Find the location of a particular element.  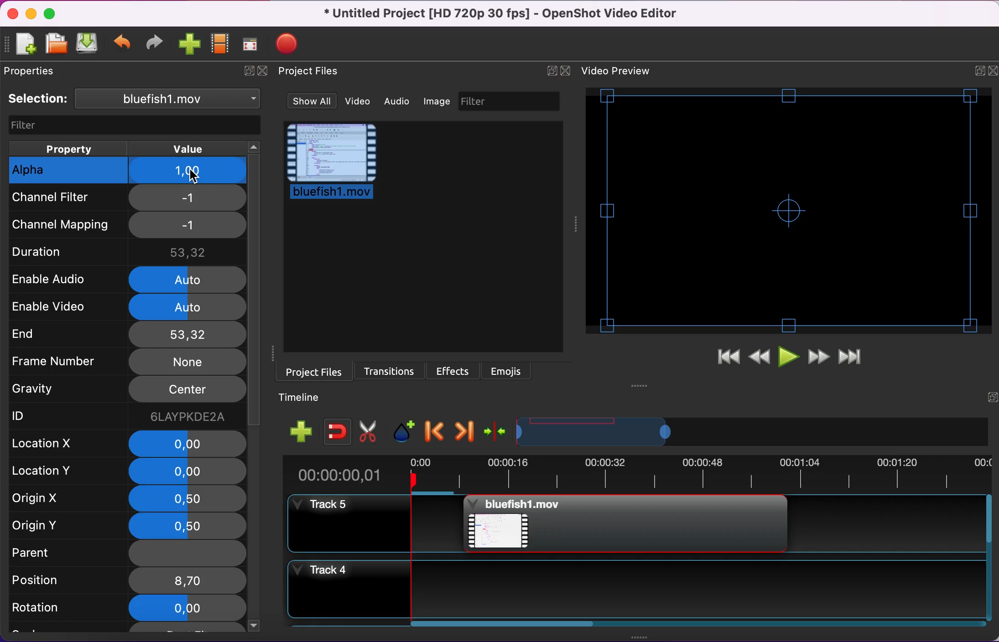

enable video is located at coordinates (65, 305).